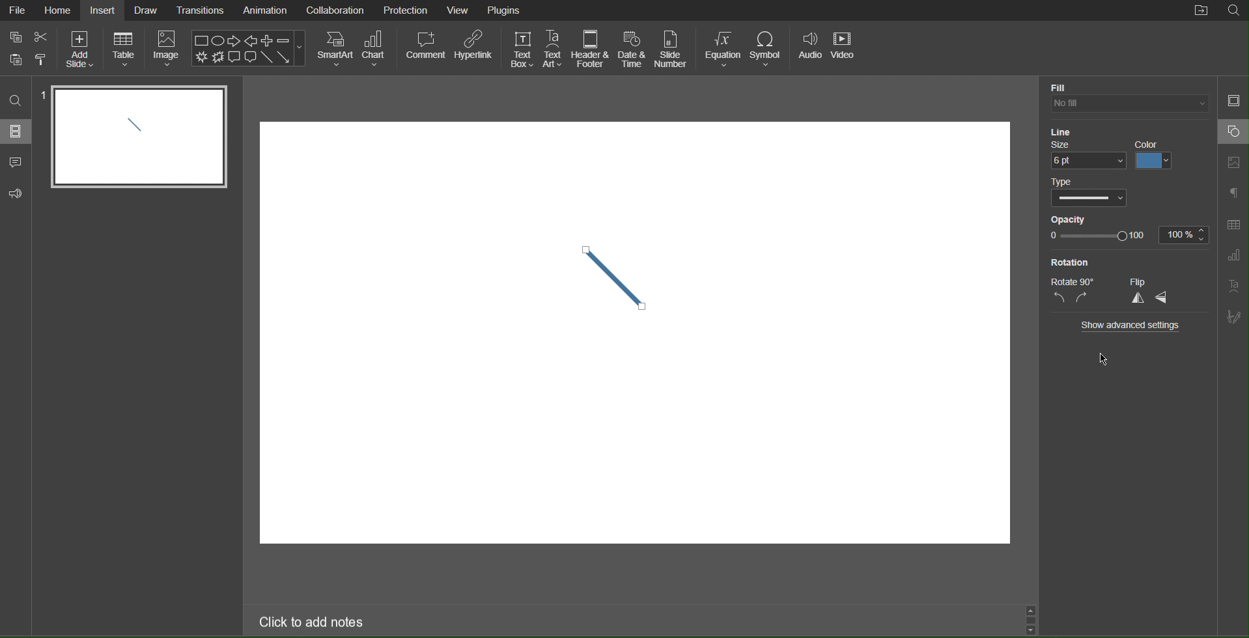  What do you see at coordinates (811, 48) in the screenshot?
I see `Audio` at bounding box center [811, 48].